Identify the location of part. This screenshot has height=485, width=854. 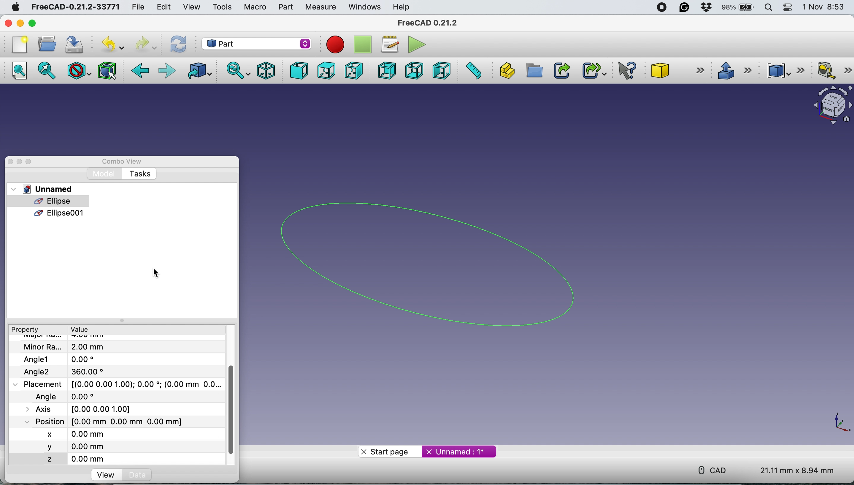
(285, 7).